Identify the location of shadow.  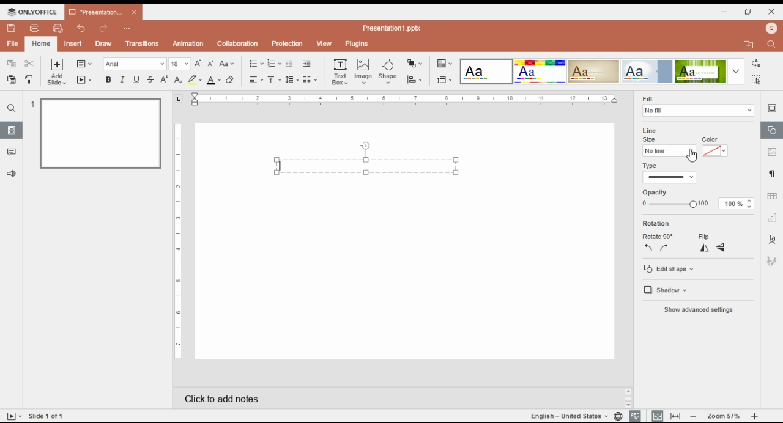
(672, 290).